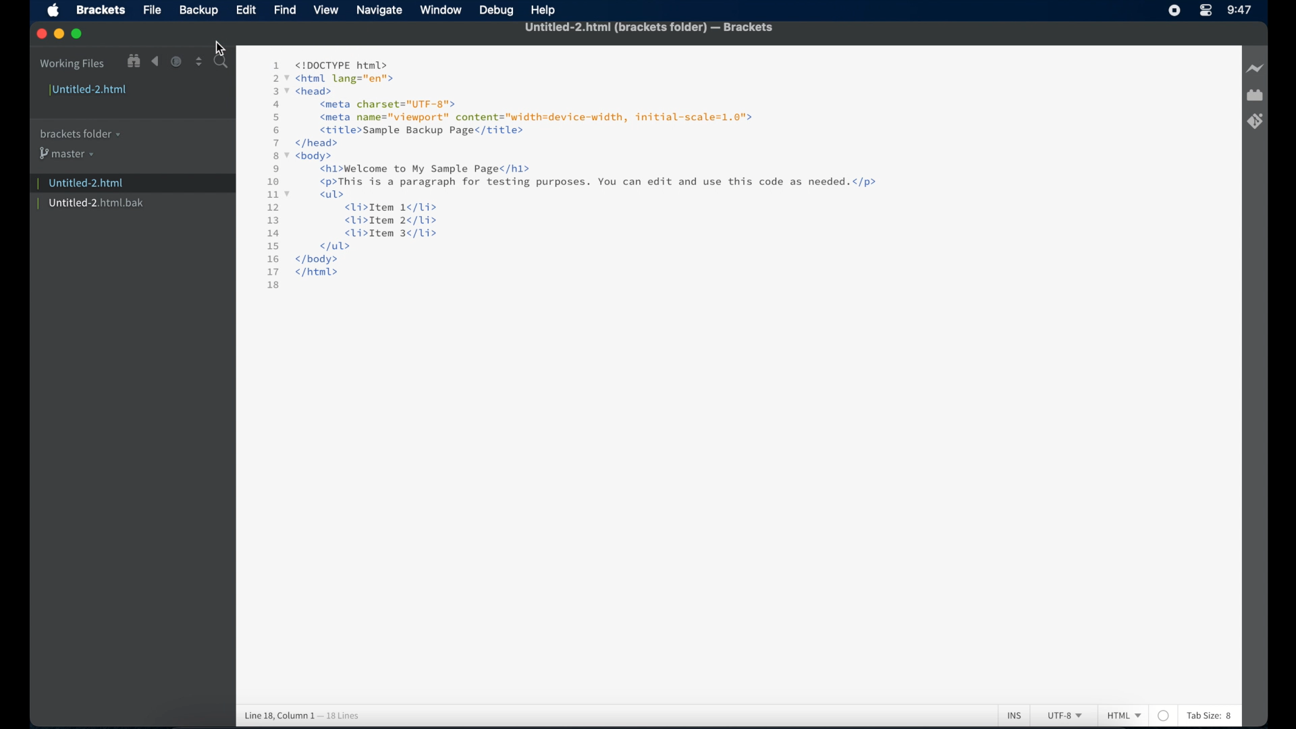  Describe the element at coordinates (1255, 122) in the screenshot. I see `brackets git` at that location.